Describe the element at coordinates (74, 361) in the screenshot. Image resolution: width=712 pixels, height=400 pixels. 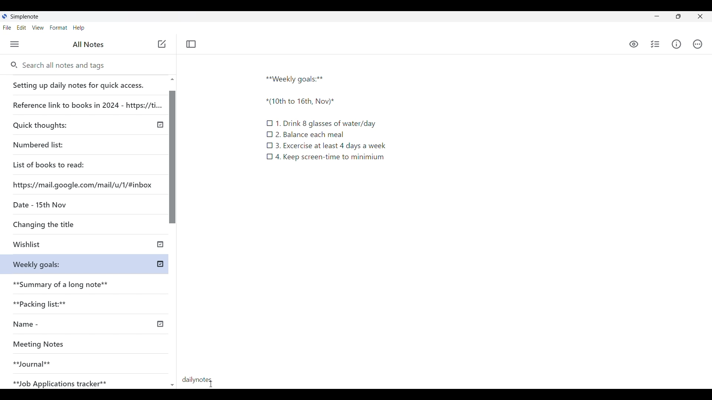
I see `Journal` at that location.